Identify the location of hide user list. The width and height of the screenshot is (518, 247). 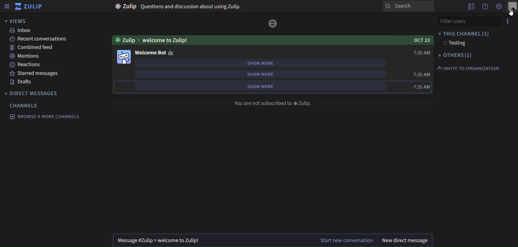
(471, 6).